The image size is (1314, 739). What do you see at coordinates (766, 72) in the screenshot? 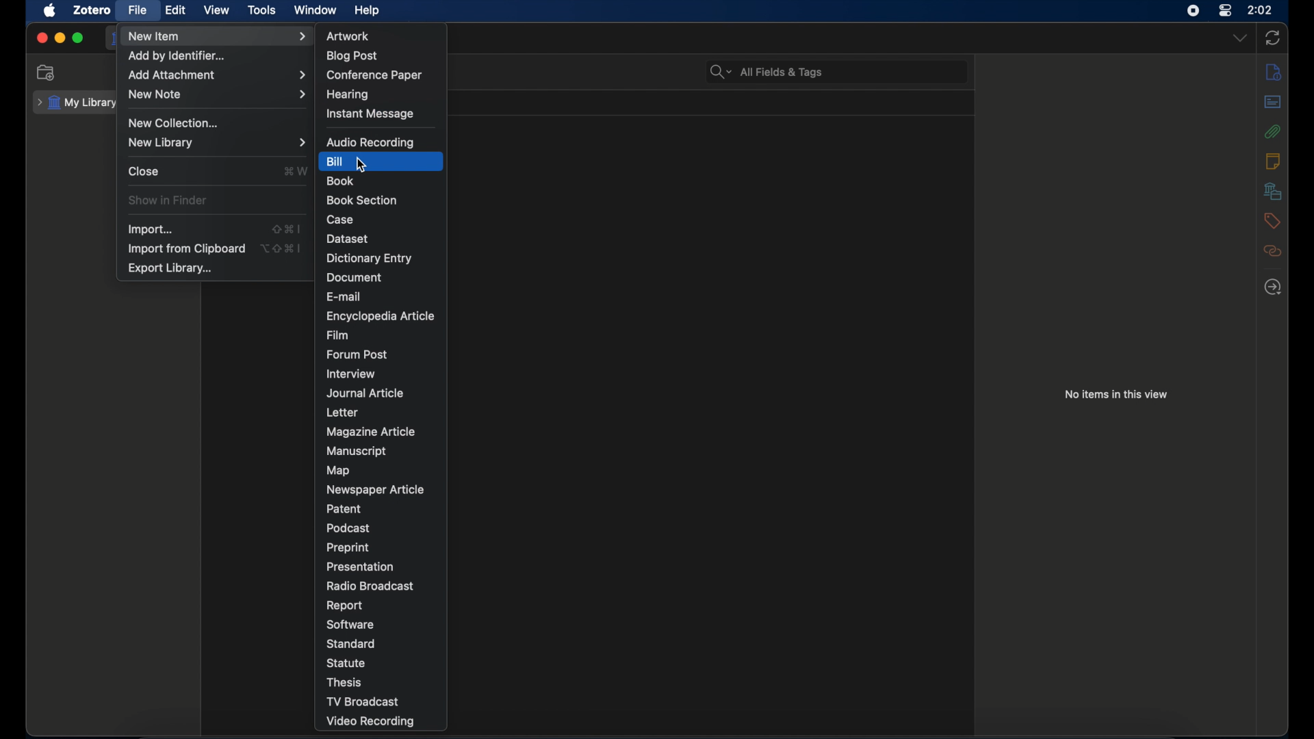
I see `search` at bounding box center [766, 72].